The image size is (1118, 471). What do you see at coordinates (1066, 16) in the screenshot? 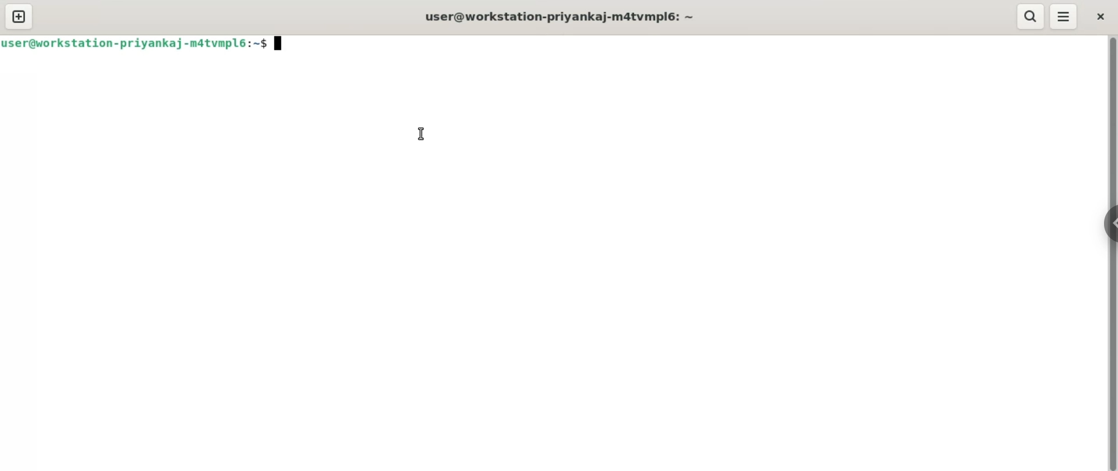
I see `menu` at bounding box center [1066, 16].